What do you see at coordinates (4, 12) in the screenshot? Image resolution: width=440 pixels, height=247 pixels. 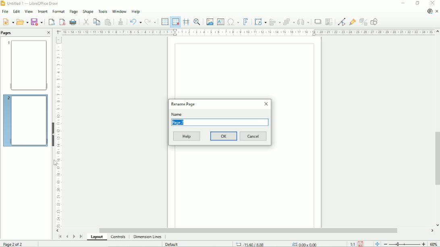 I see `File` at bounding box center [4, 12].